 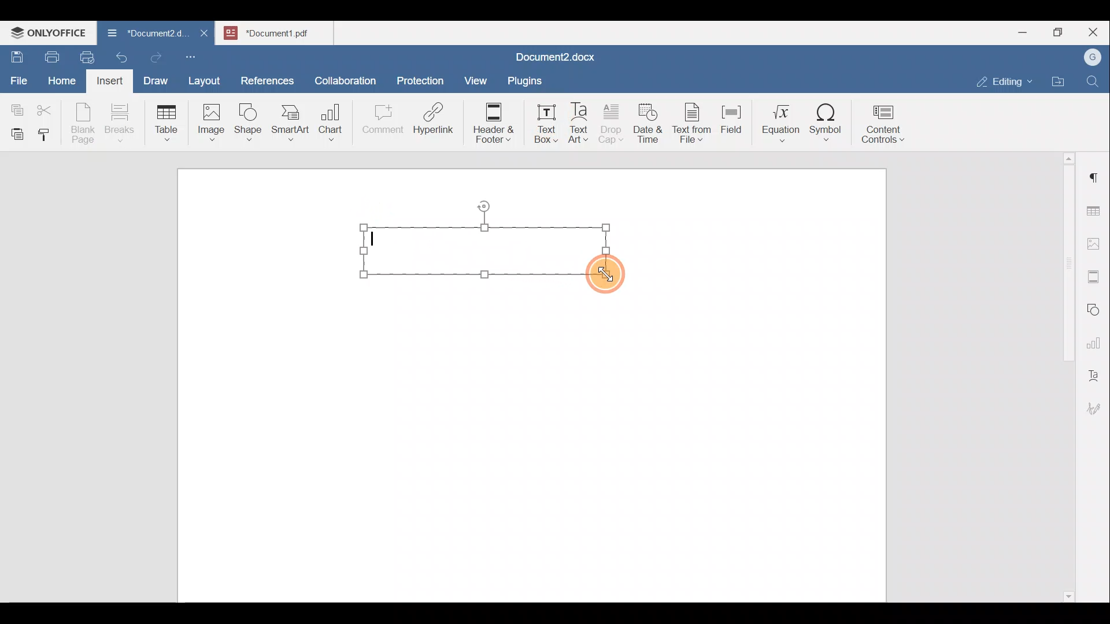 What do you see at coordinates (1061, 32) in the screenshot?
I see `Maximize` at bounding box center [1061, 32].